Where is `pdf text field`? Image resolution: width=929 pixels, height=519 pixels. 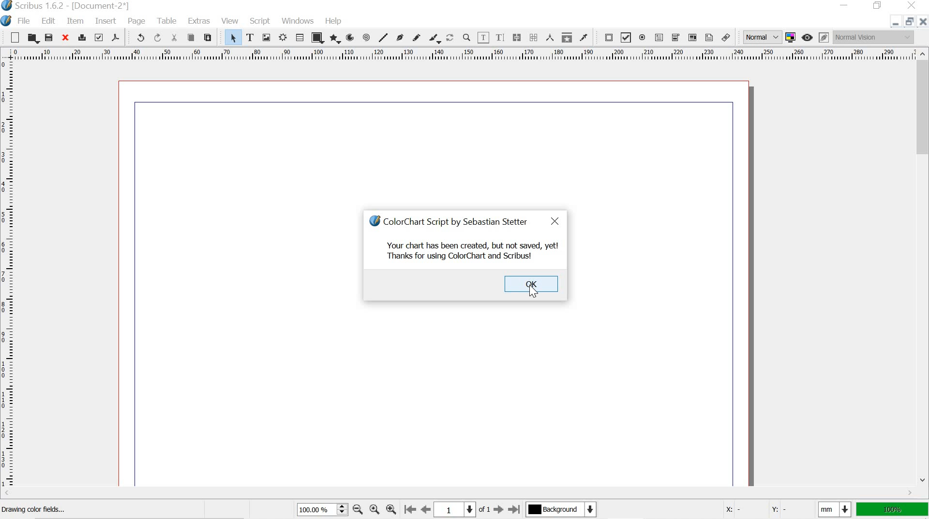
pdf text field is located at coordinates (659, 38).